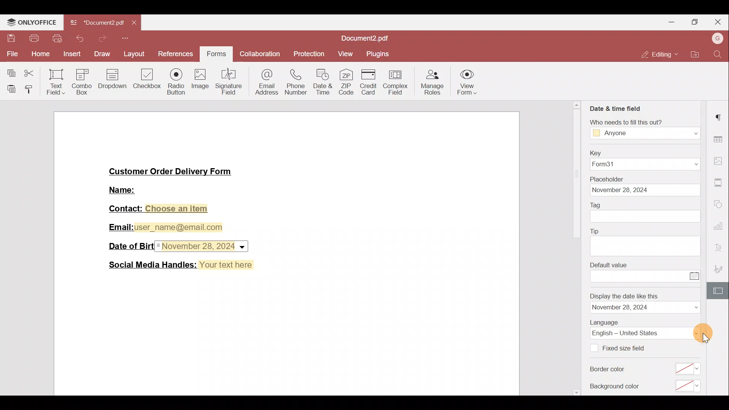 This screenshot has height=410, width=729. What do you see at coordinates (32, 39) in the screenshot?
I see `Print file` at bounding box center [32, 39].